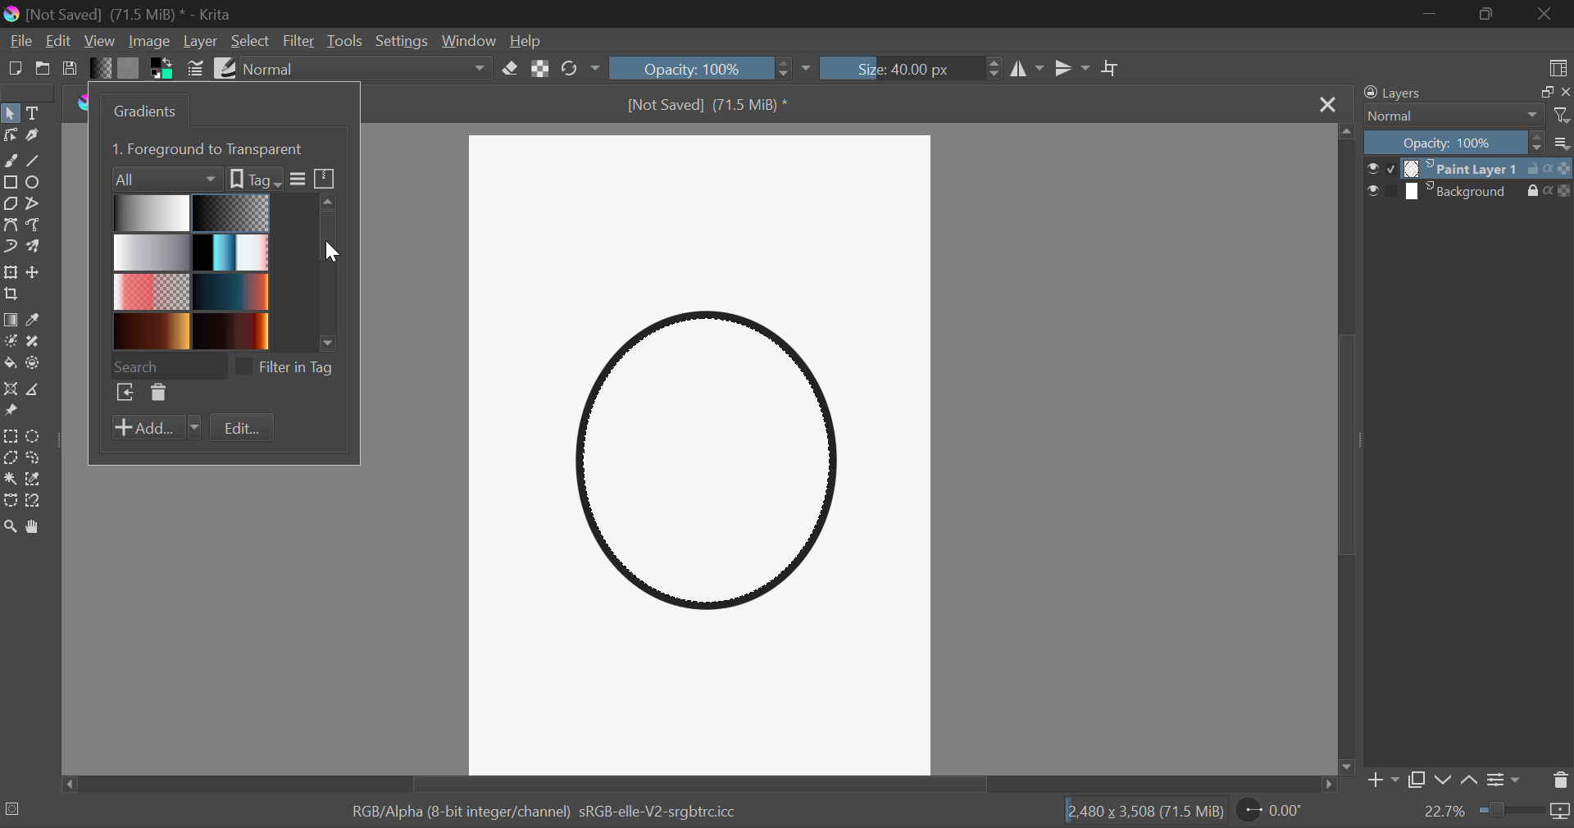  What do you see at coordinates (35, 162) in the screenshot?
I see `Line` at bounding box center [35, 162].